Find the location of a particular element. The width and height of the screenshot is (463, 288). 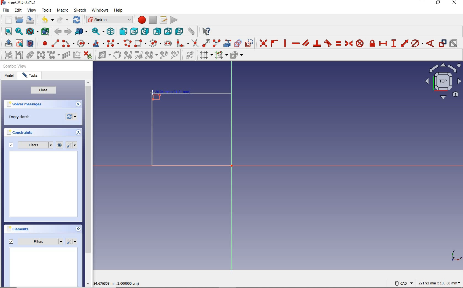

macro is located at coordinates (63, 10).